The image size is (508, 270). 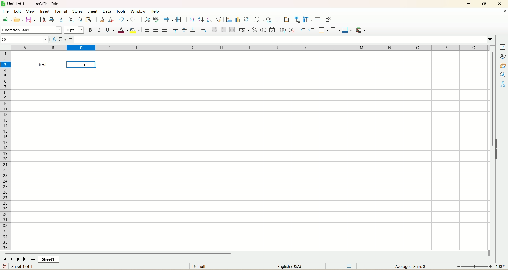 I want to click on edit, so click(x=18, y=11).